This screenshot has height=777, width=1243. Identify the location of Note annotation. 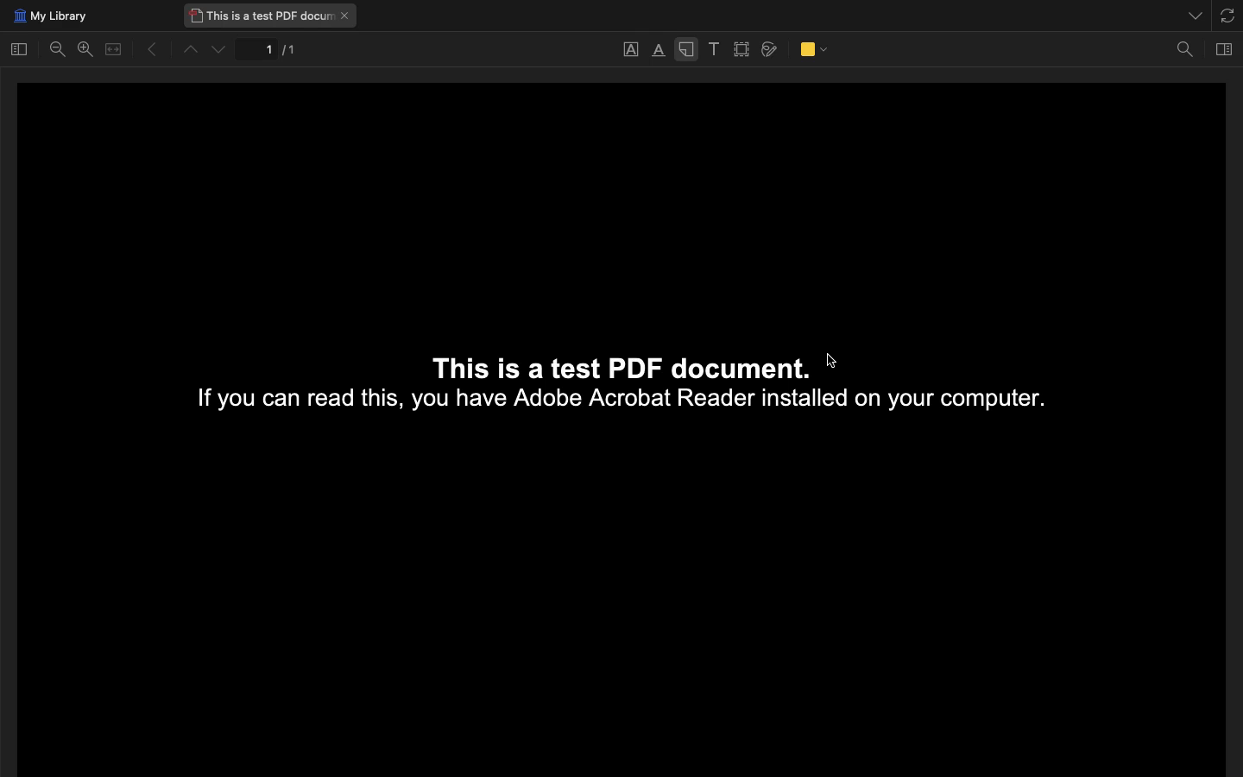
(685, 52).